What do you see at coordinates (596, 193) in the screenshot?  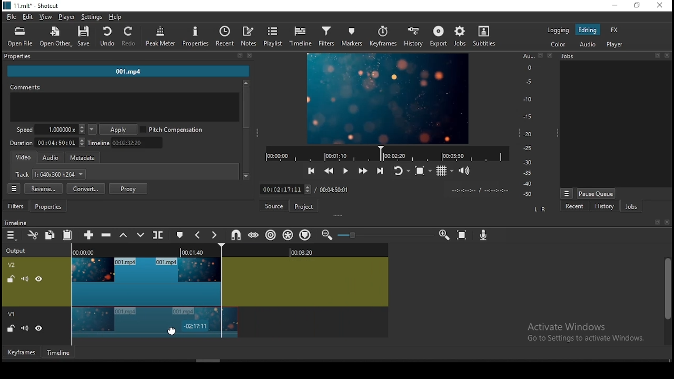 I see `pause queue` at bounding box center [596, 193].